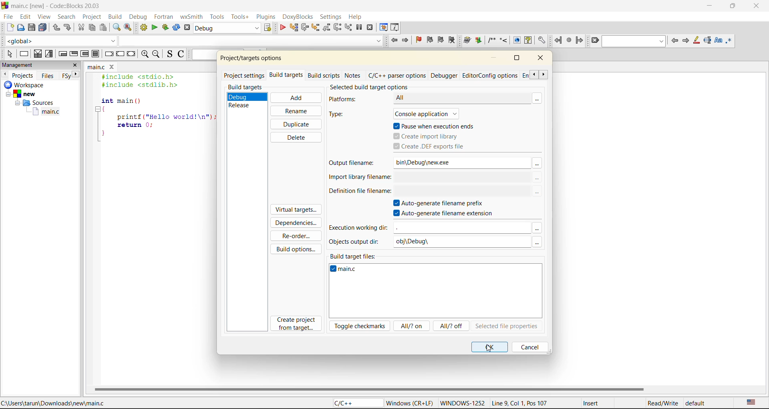 This screenshot has width=769, height=409. What do you see at coordinates (245, 75) in the screenshot?
I see `project settings` at bounding box center [245, 75].